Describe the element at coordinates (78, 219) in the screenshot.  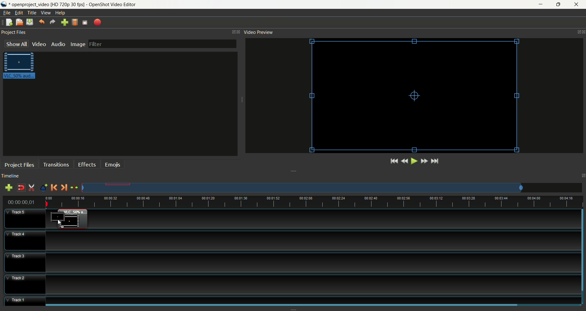
I see `video clip` at that location.